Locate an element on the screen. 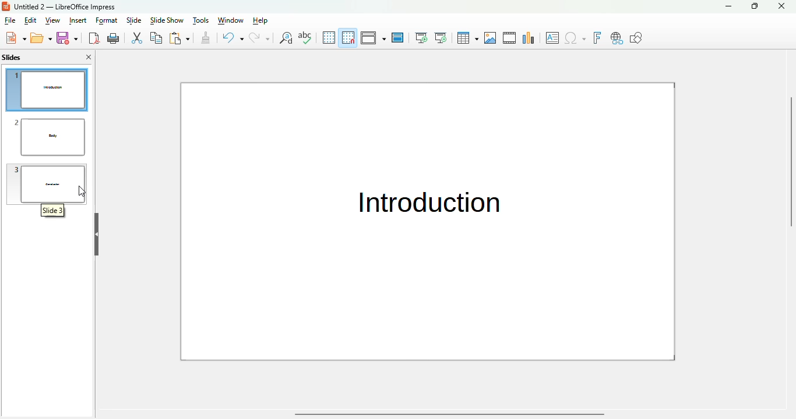  minimize is located at coordinates (728, 6).